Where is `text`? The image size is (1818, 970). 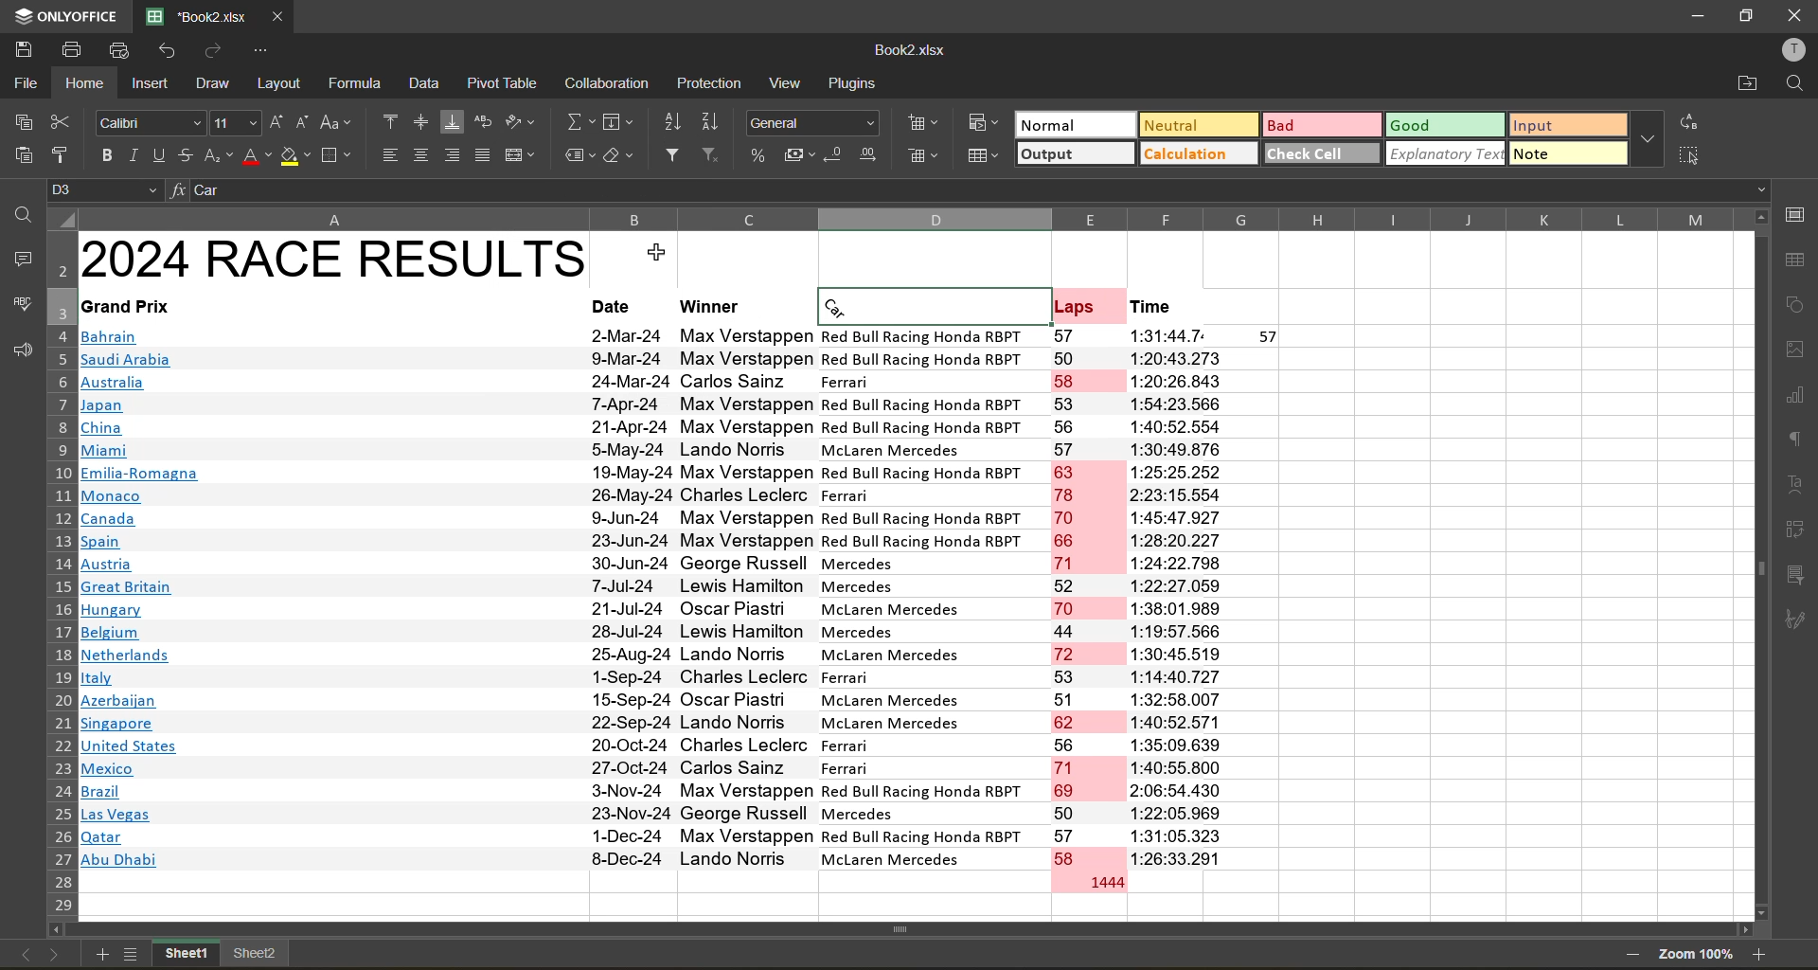
text is located at coordinates (1797, 484).